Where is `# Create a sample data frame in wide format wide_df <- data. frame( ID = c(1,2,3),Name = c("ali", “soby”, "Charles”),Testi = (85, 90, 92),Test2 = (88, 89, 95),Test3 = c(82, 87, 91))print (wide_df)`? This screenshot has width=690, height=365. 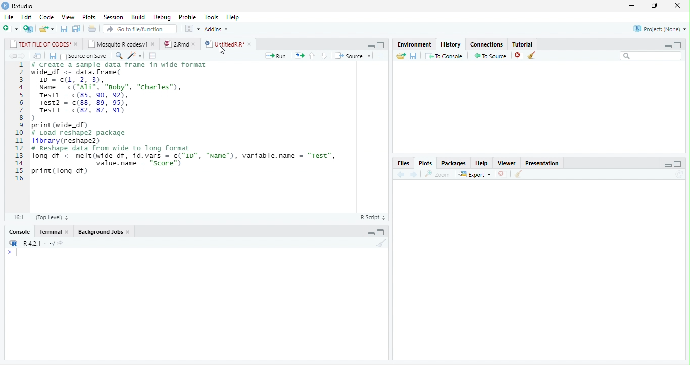
# Create a sample data frame in wide format wide_df <- data. frame( ID = c(1,2,3),Name = c("ali", “soby”, "Charles”),Testi = (85, 90, 92),Test2 = (88, 89, 95),Test3 = c(82, 87, 91))print (wide_df) is located at coordinates (119, 95).